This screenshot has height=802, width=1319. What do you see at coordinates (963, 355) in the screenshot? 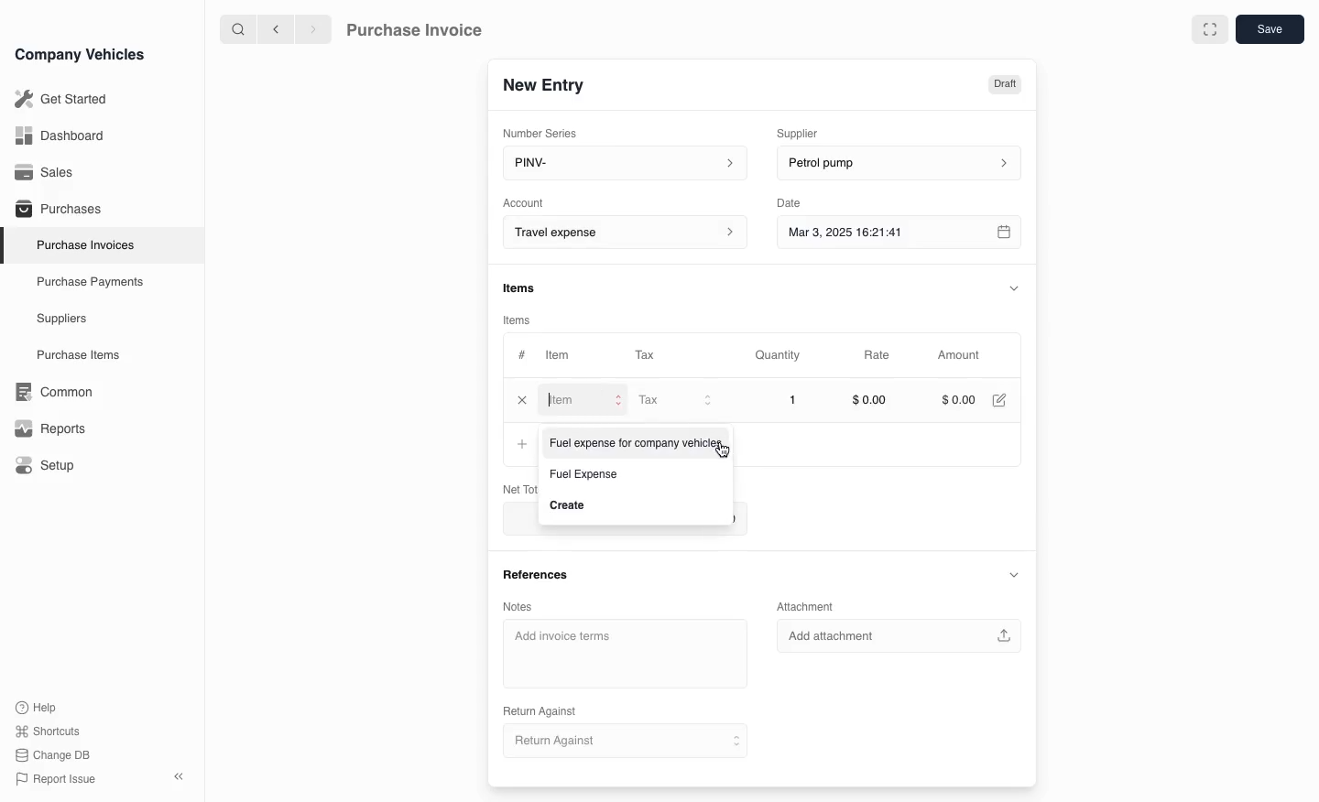
I see `Amount` at bounding box center [963, 355].